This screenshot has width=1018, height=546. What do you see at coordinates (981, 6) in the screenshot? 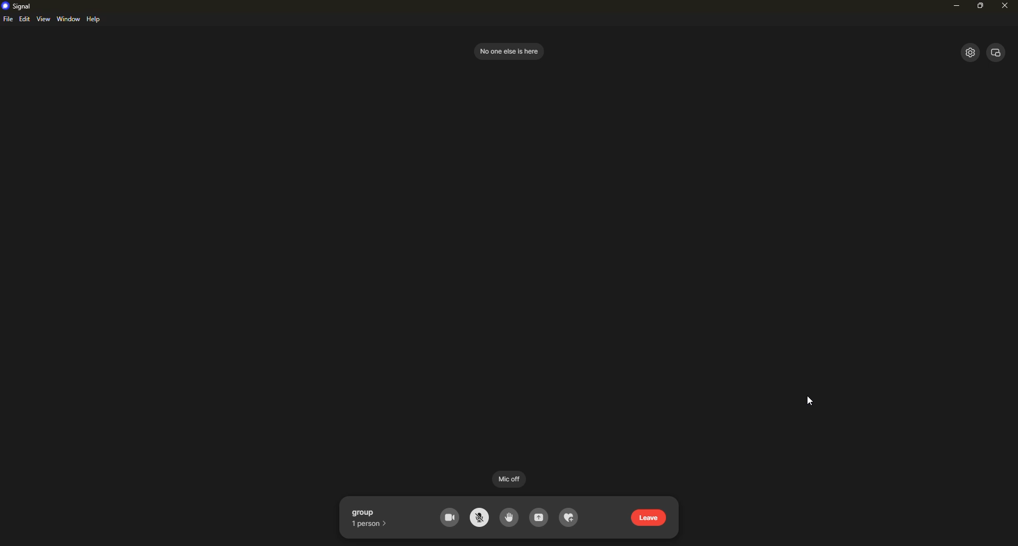
I see `maximize` at bounding box center [981, 6].